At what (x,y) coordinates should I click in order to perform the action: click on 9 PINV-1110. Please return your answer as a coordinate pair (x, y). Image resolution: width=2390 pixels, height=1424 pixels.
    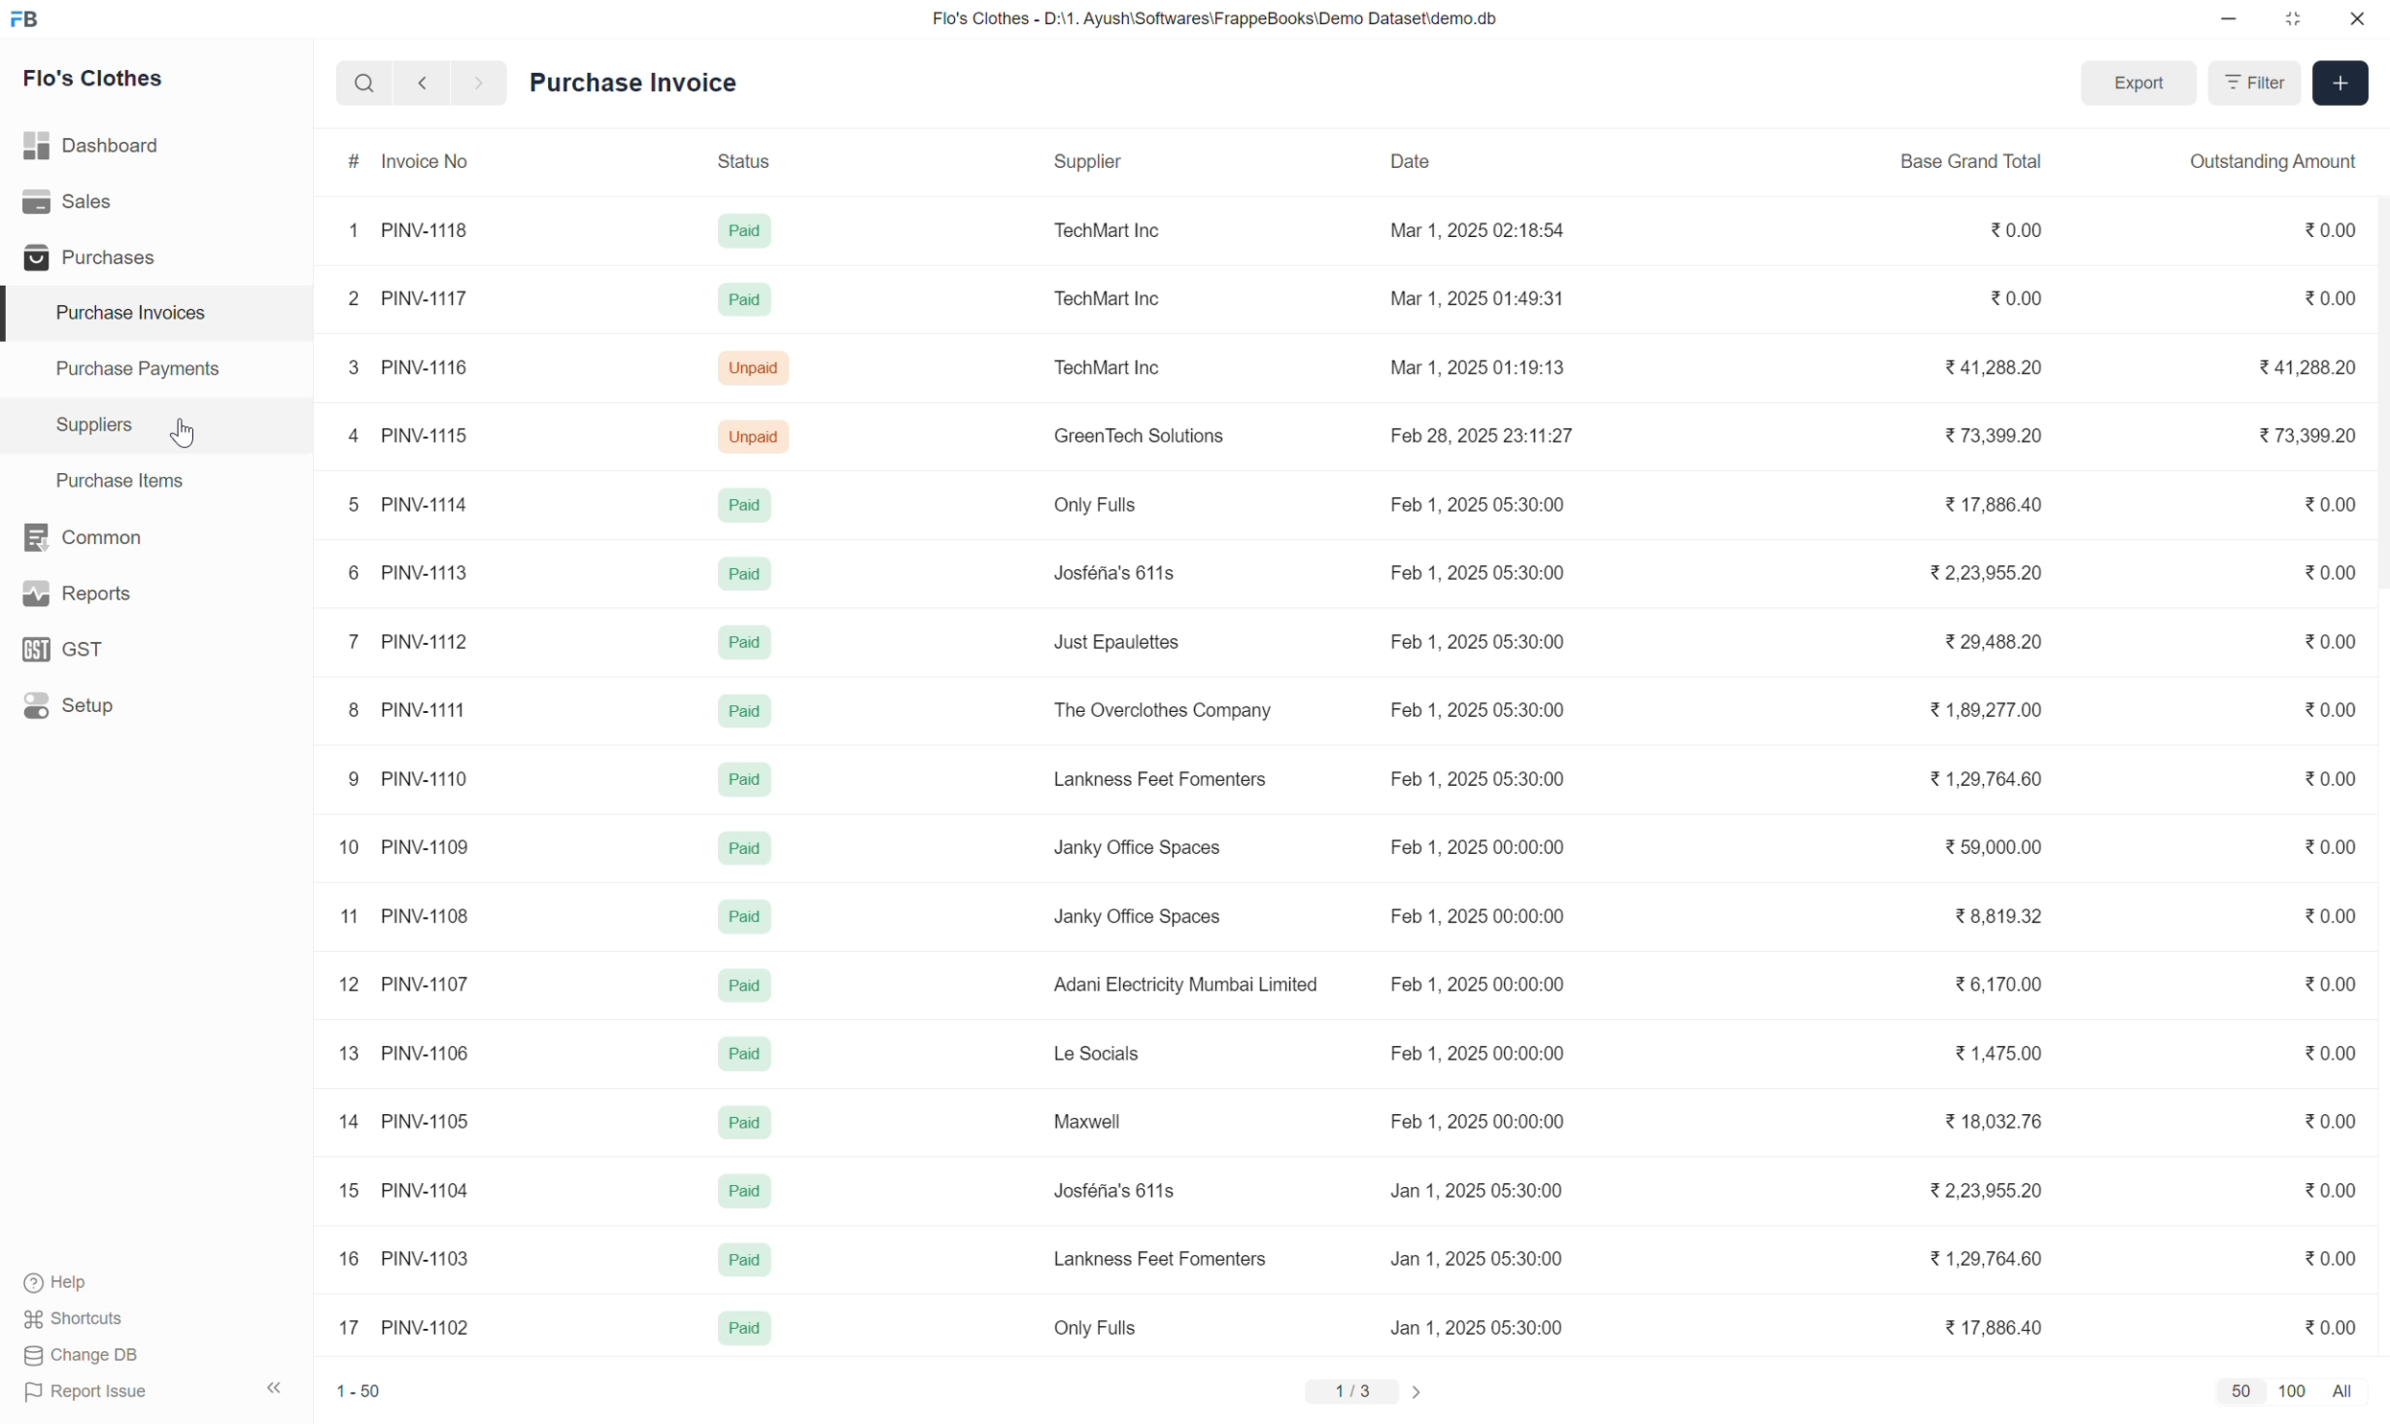
    Looking at the image, I should click on (423, 776).